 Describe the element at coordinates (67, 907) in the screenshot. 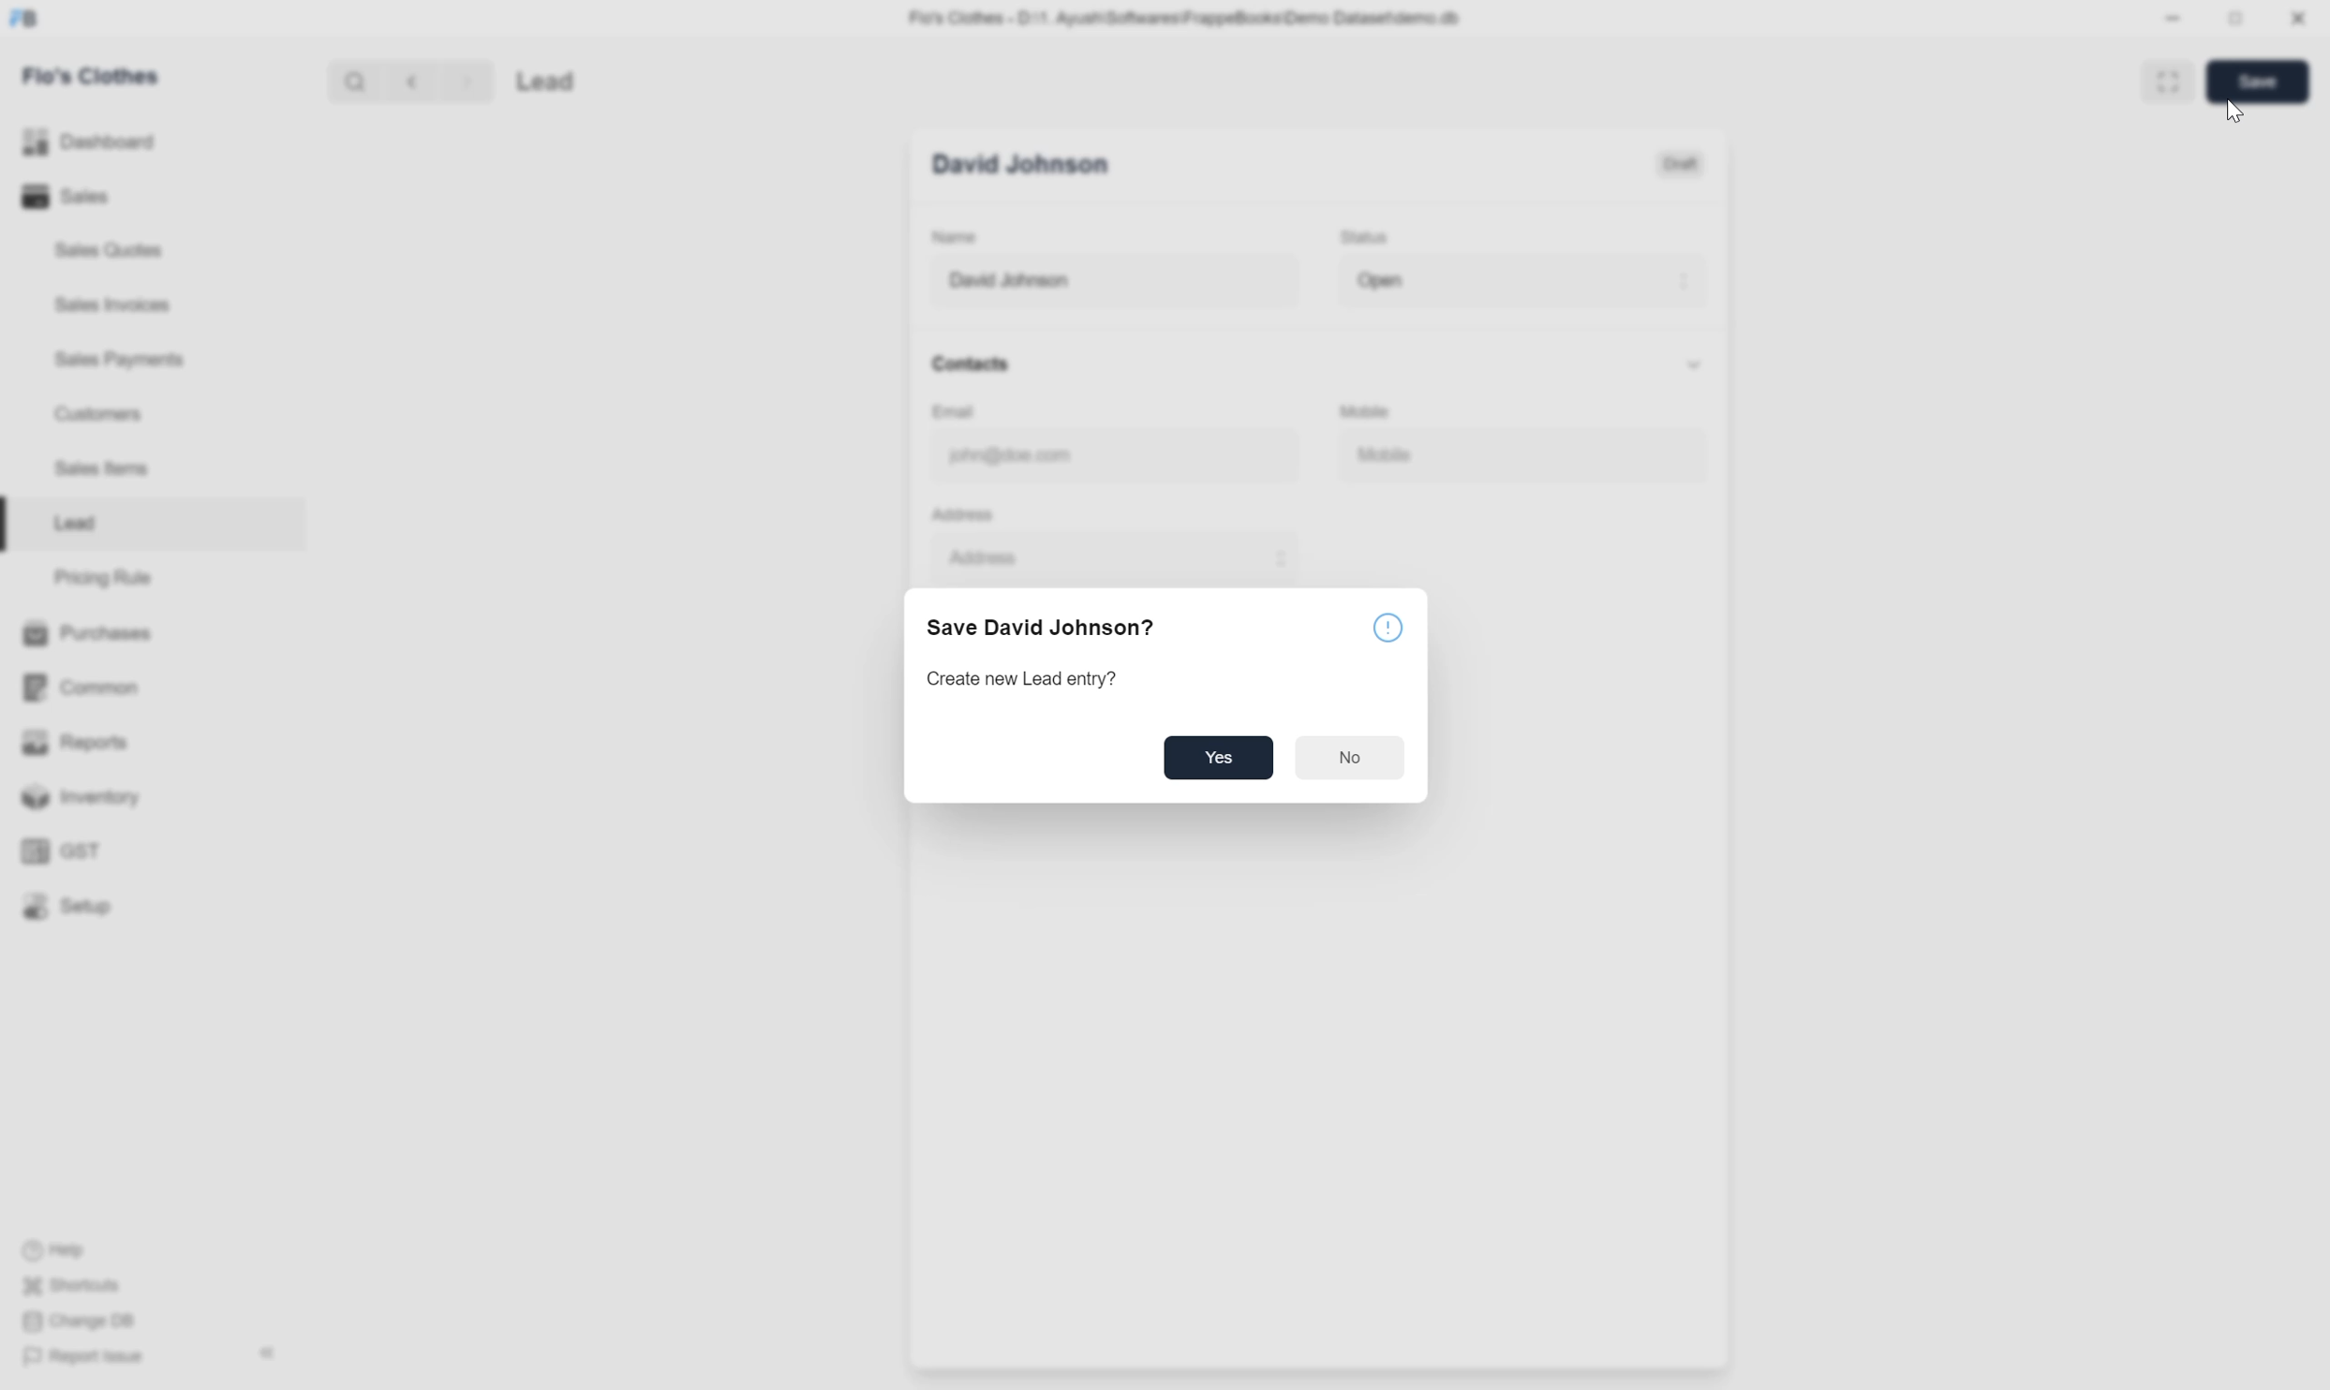

I see `Setup` at that location.